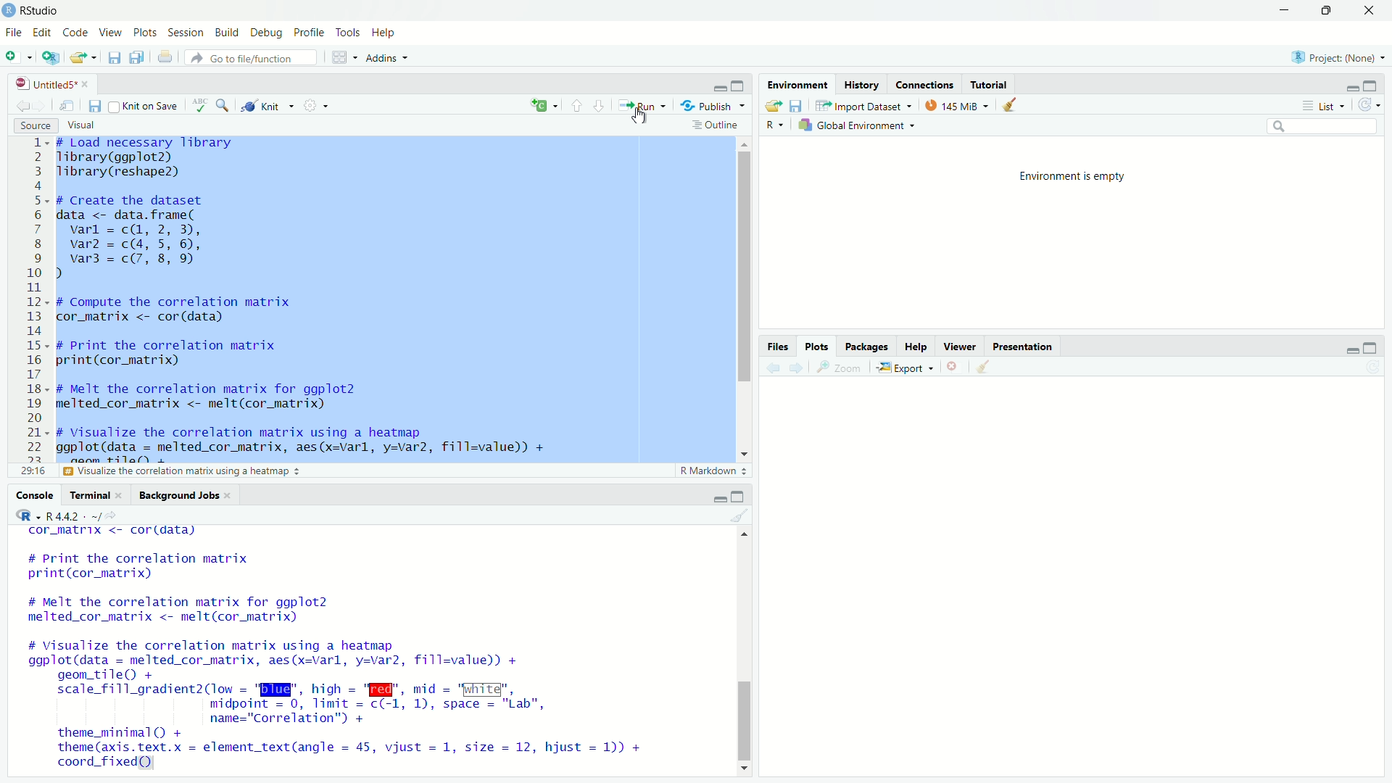 Image resolution: width=1392 pixels, height=783 pixels. What do you see at coordinates (927, 84) in the screenshot?
I see `connections` at bounding box center [927, 84].